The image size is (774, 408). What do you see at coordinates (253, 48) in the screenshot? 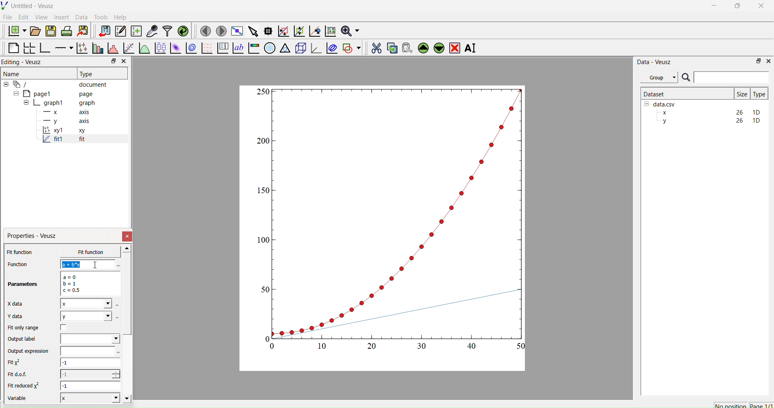
I see `Image color bar` at bounding box center [253, 48].